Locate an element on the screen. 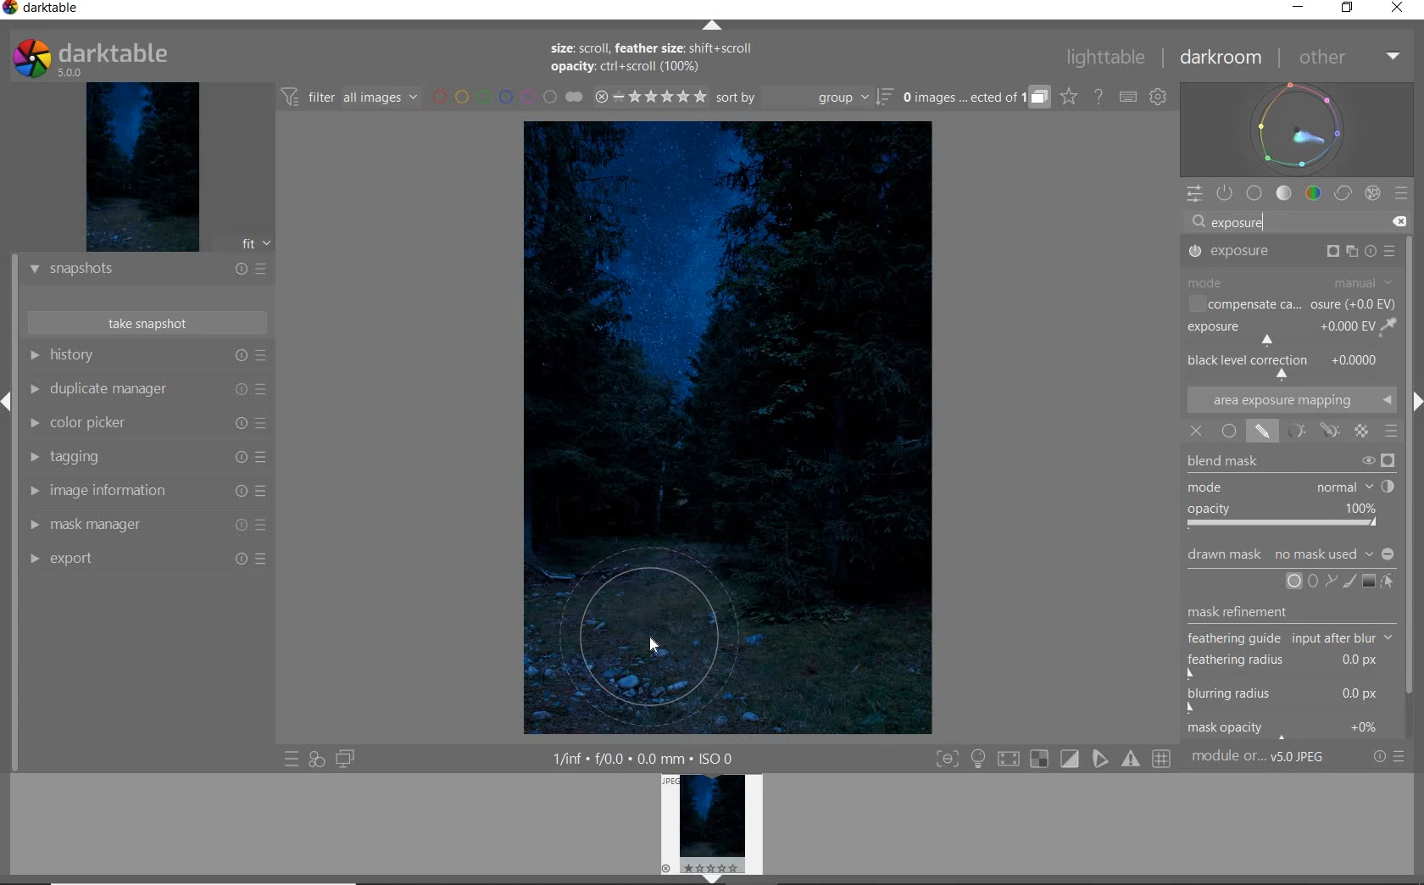 This screenshot has height=885, width=1424. MODULE...v5.0 JPEG is located at coordinates (1259, 759).